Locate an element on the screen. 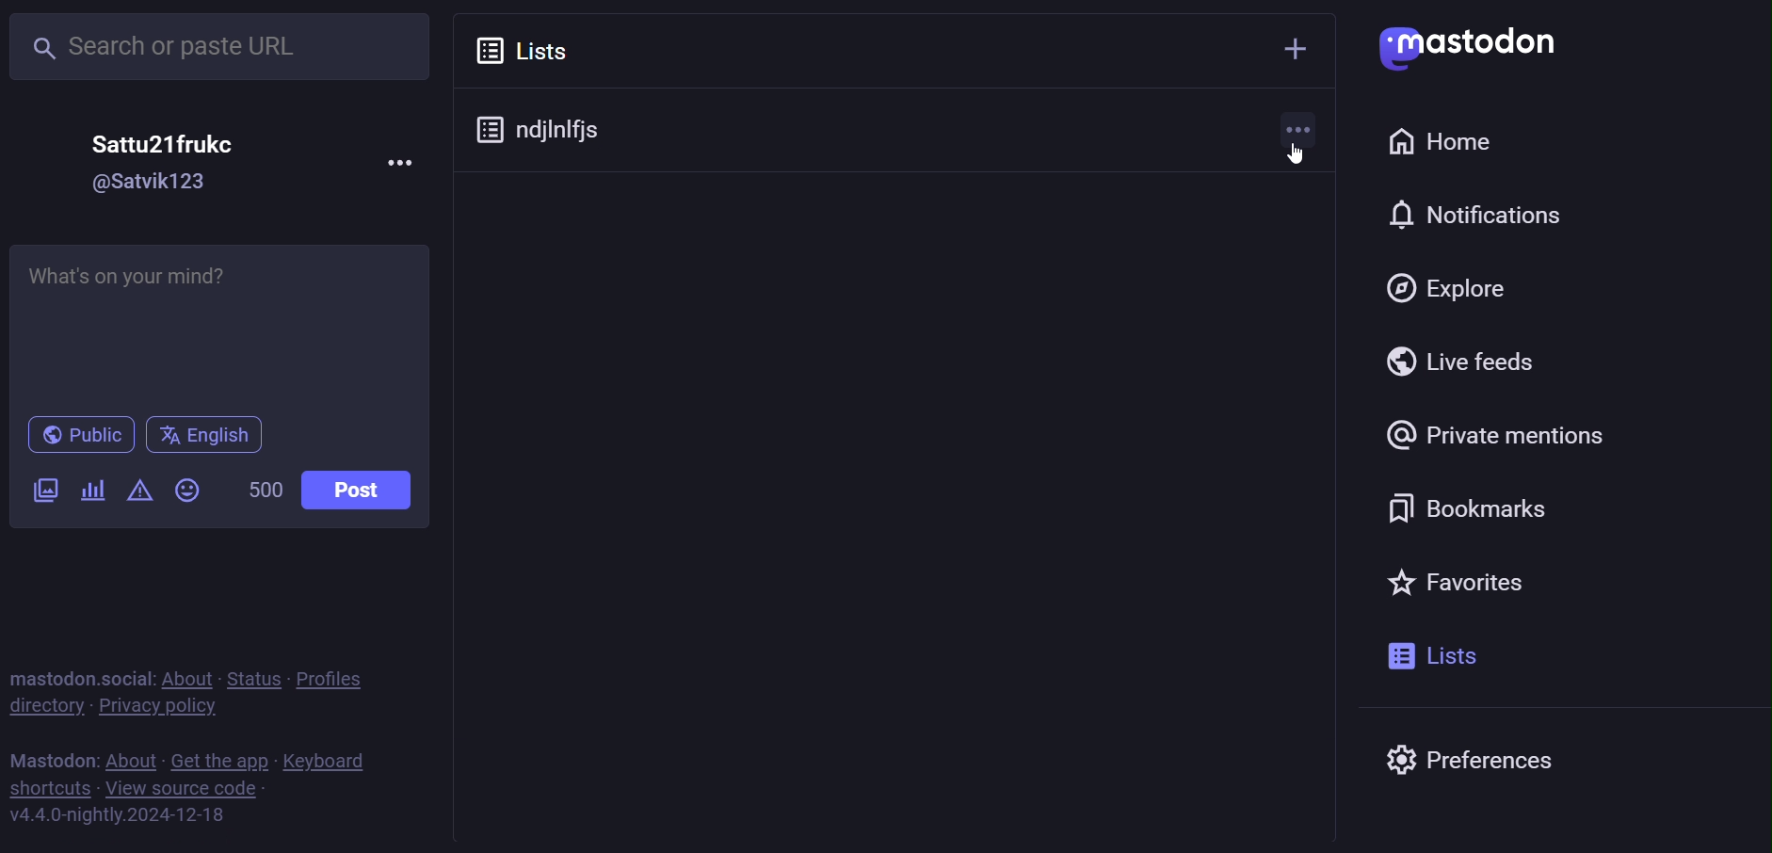 The width and height of the screenshot is (1772, 853). v4.4.0-nightly.2024-12-18 is located at coordinates (158, 817).